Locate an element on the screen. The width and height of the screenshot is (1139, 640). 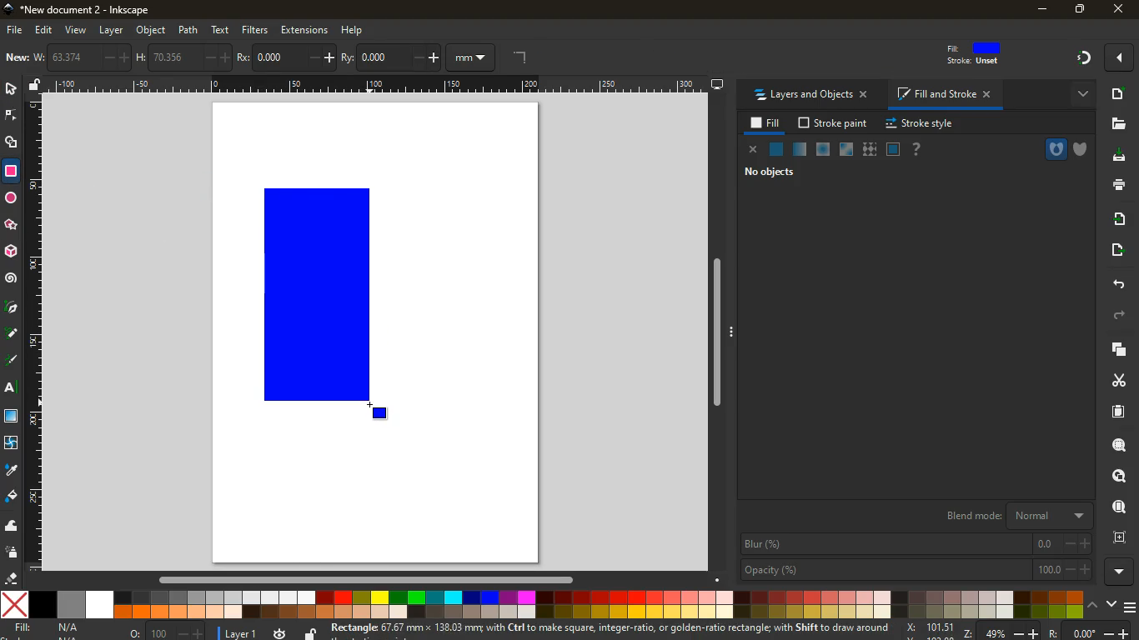
close is located at coordinates (755, 151).